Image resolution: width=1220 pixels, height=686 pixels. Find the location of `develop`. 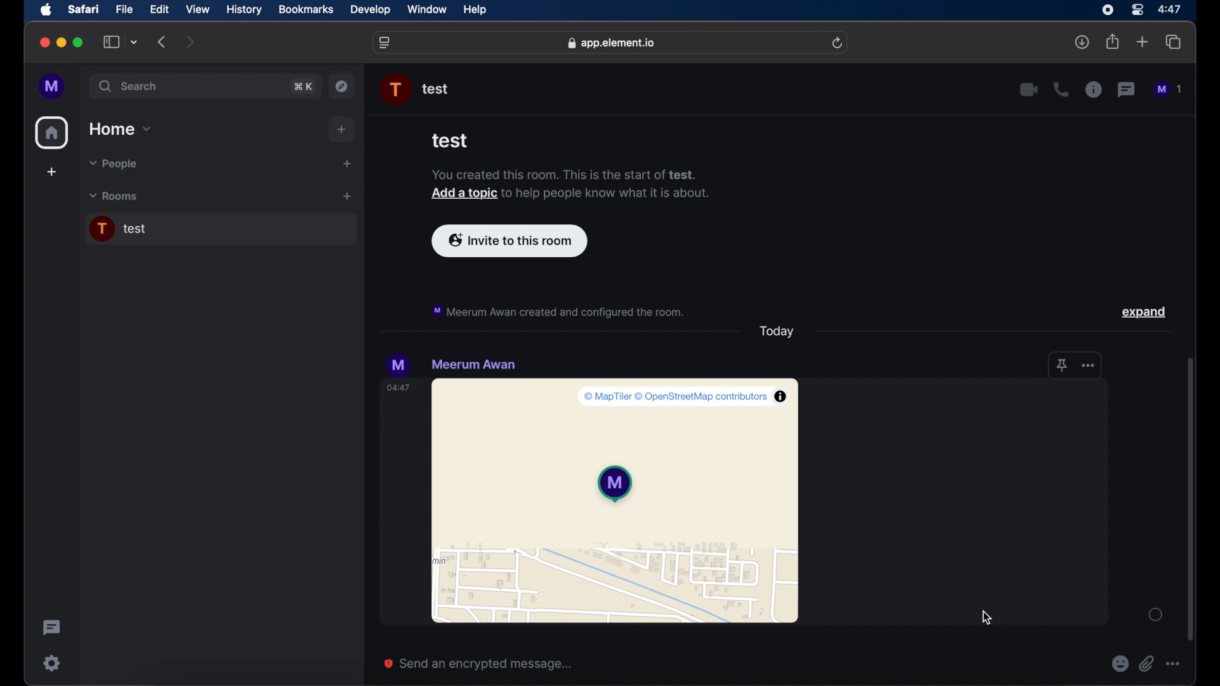

develop is located at coordinates (370, 10).